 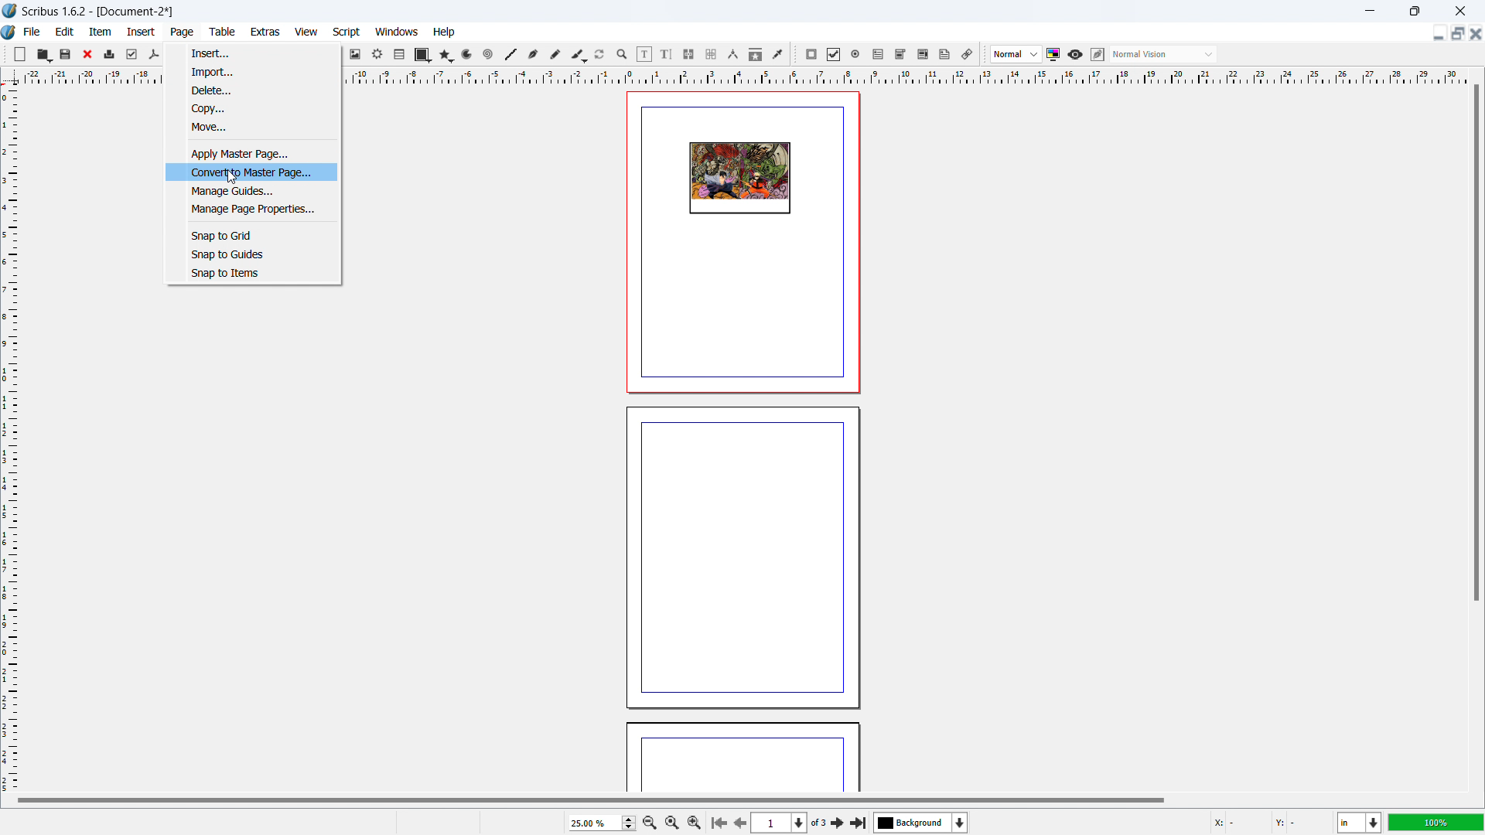 I want to click on of 3, so click(x=818, y=823).